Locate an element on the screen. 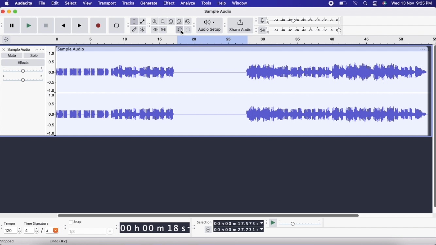  Sample Audio is located at coordinates (219, 11).